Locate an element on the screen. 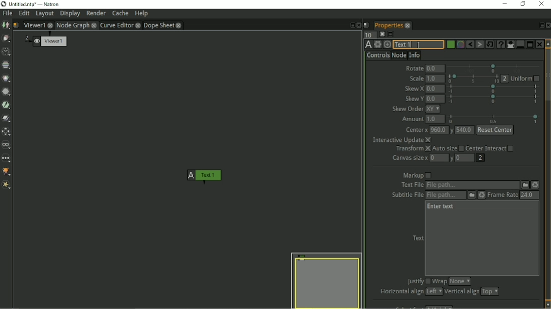 Image resolution: width=551 pixels, height=309 pixels. Redo is located at coordinates (480, 44).